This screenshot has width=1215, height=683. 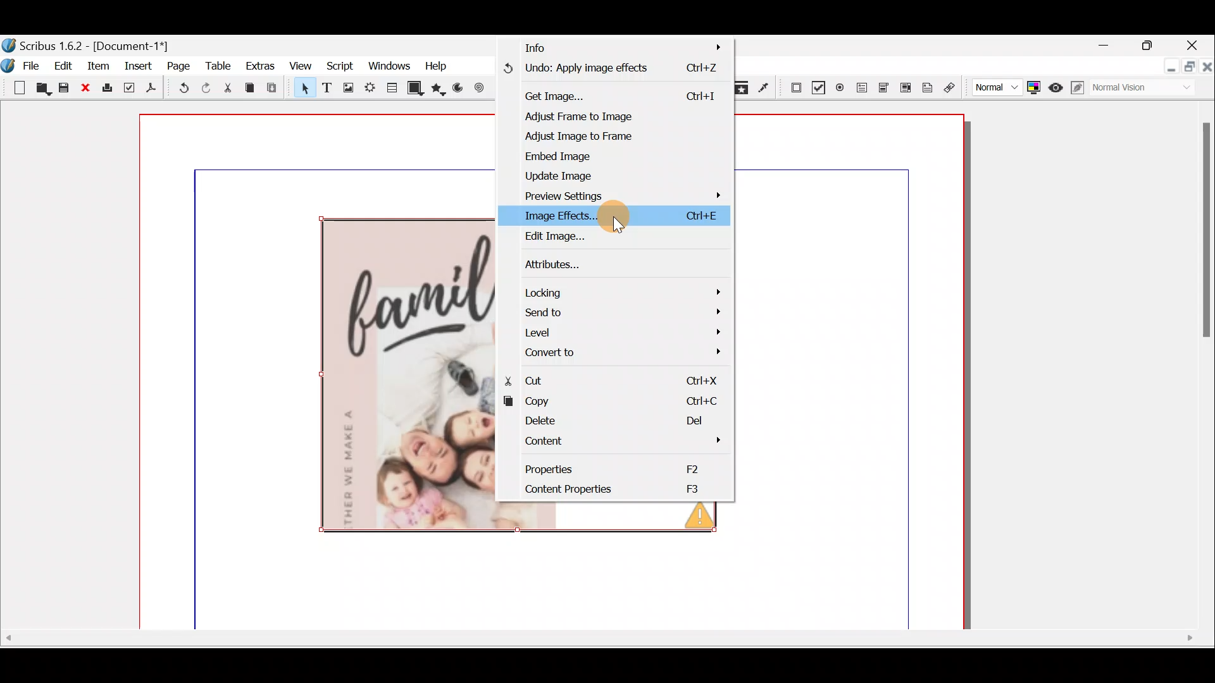 What do you see at coordinates (619, 226) in the screenshot?
I see `cursor` at bounding box center [619, 226].